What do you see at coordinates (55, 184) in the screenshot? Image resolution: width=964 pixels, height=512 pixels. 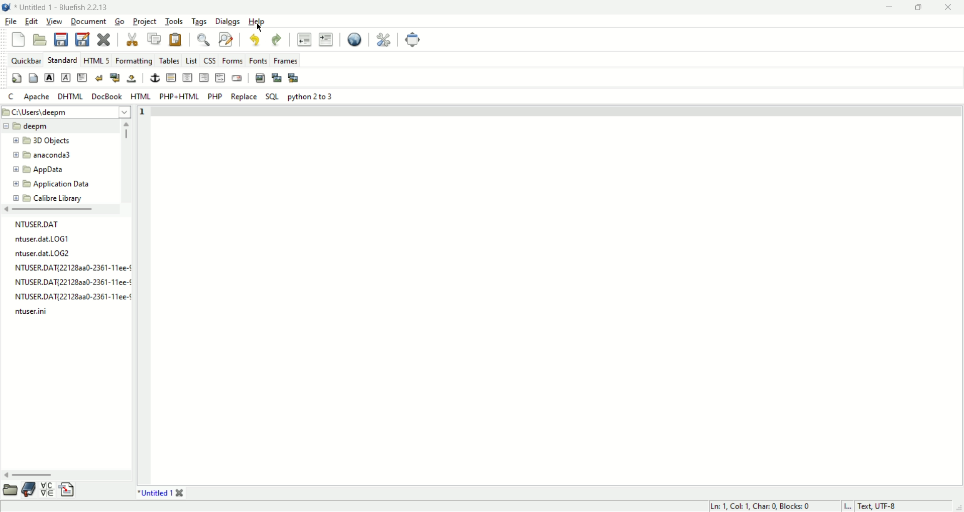 I see `folder name` at bounding box center [55, 184].